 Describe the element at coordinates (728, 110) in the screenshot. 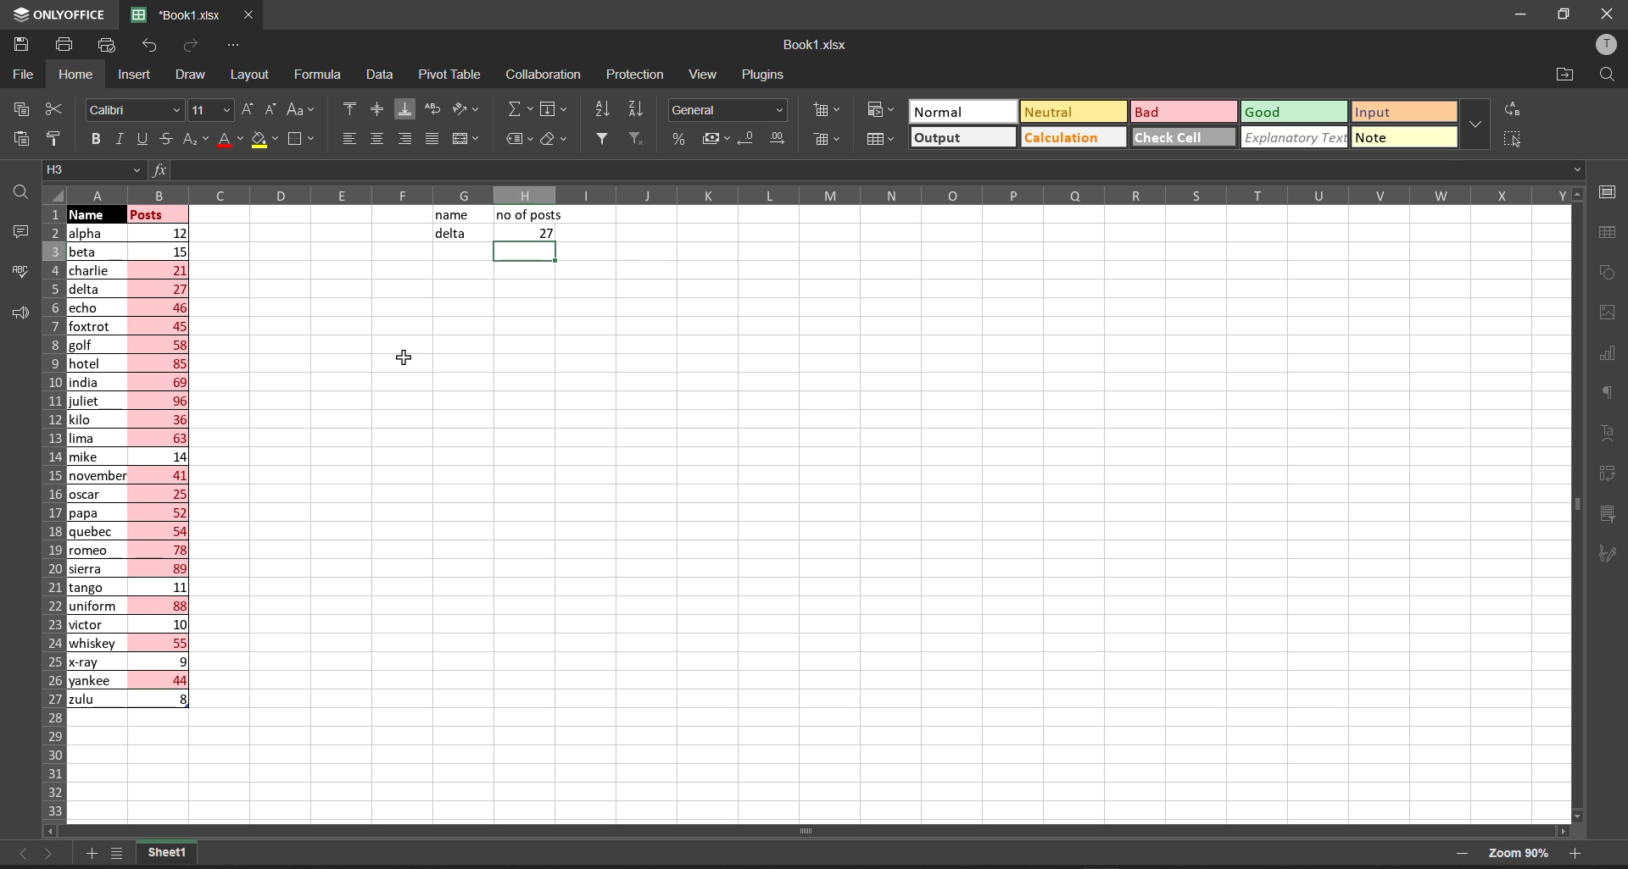

I see `number format` at that location.